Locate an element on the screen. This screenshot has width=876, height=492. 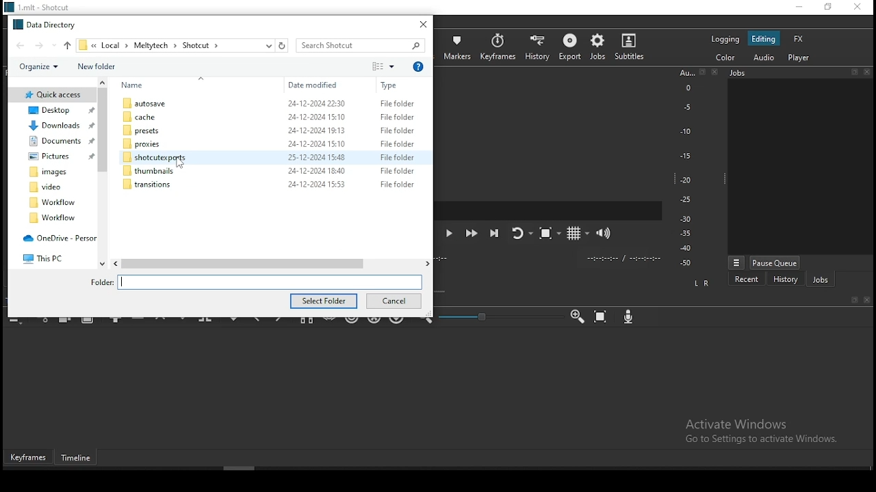
export is located at coordinates (569, 49).